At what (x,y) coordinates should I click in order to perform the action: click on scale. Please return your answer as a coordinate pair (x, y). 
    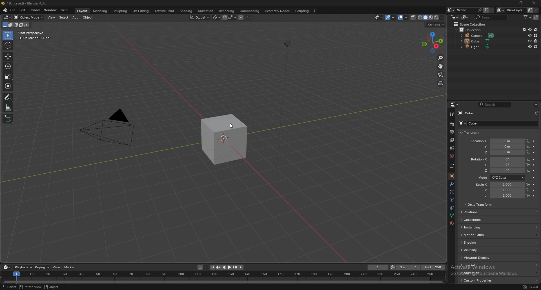
    Looking at the image, I should click on (8, 76).